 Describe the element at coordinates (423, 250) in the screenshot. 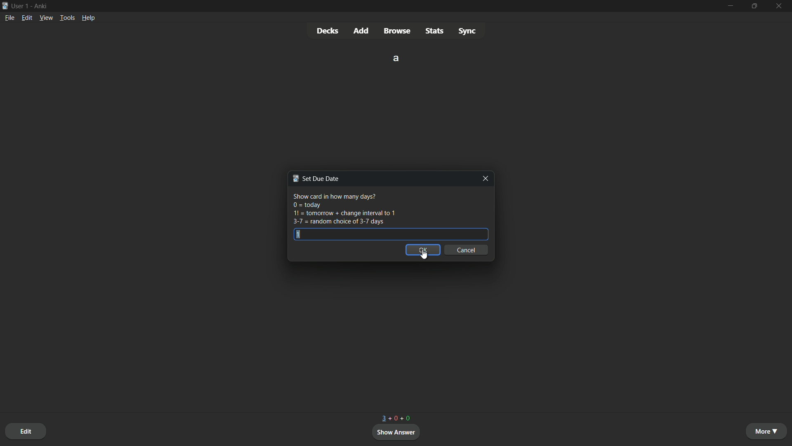

I see `ok` at that location.